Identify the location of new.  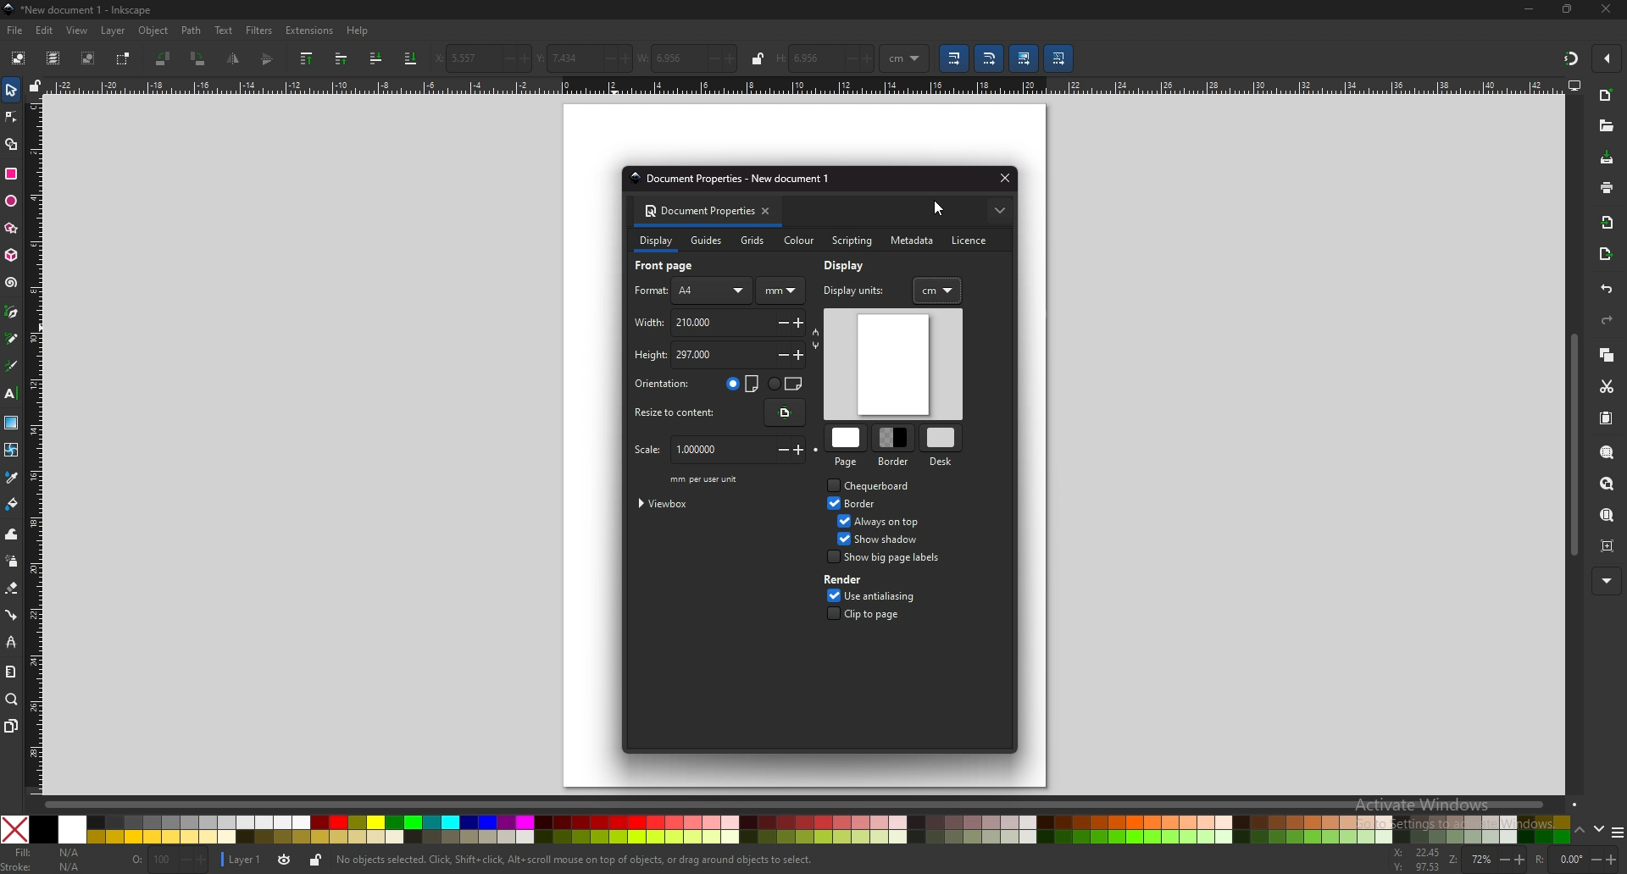
(1607, 96).